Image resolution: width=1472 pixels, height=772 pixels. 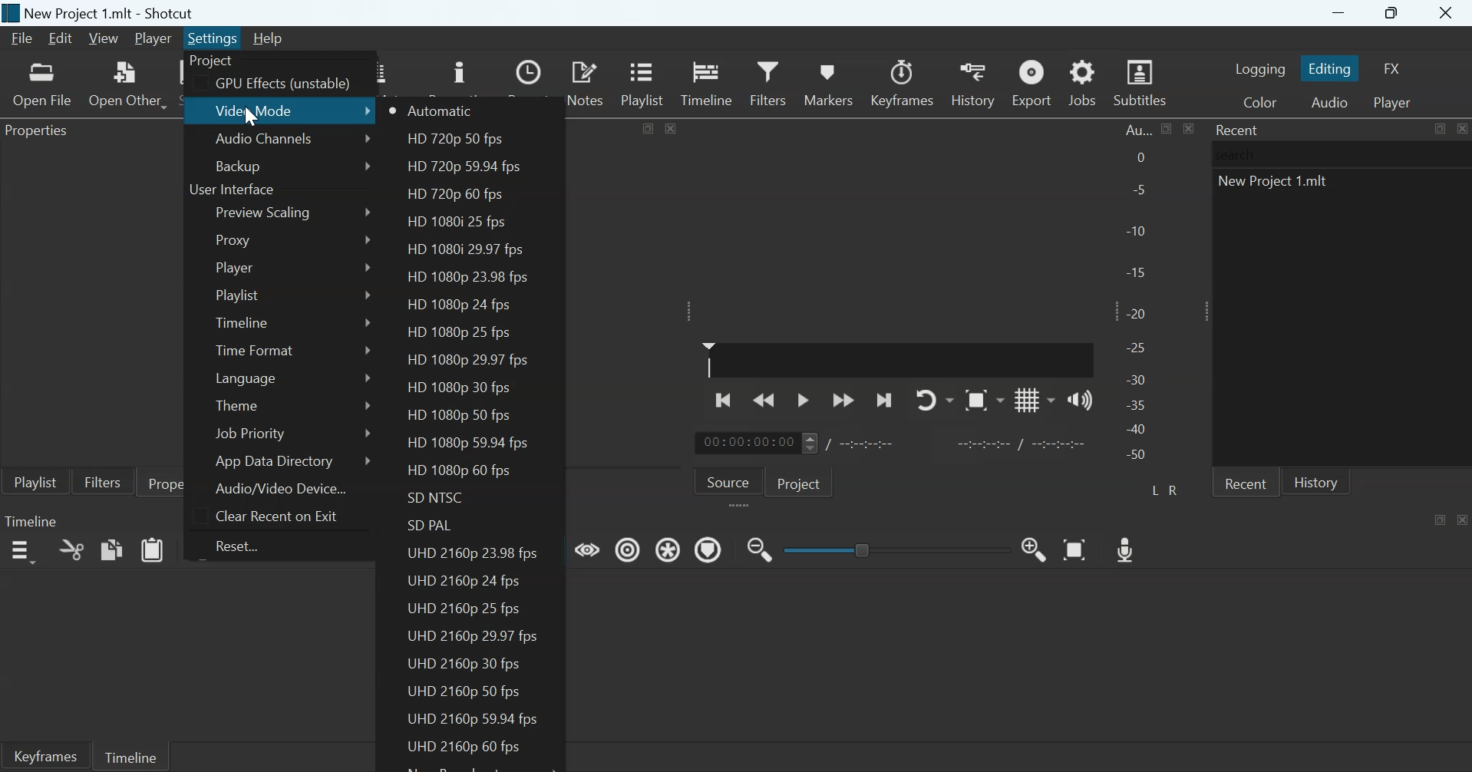 I want to click on close, so click(x=671, y=127).